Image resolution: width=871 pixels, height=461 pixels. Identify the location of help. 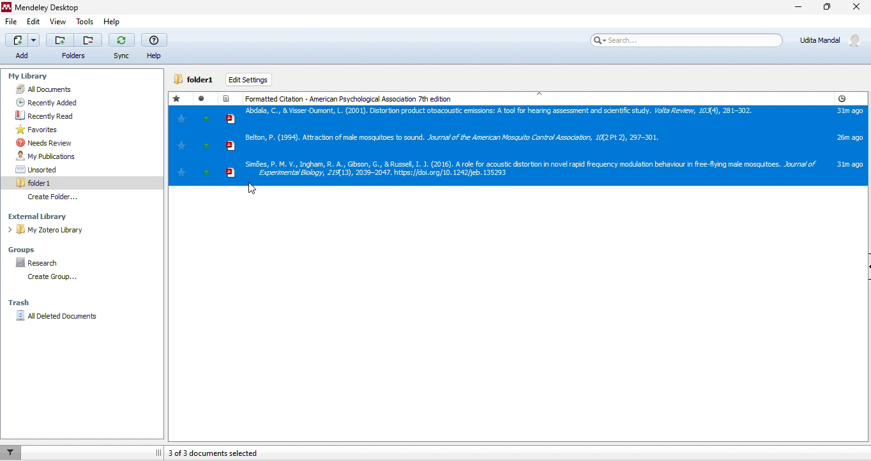
(153, 46).